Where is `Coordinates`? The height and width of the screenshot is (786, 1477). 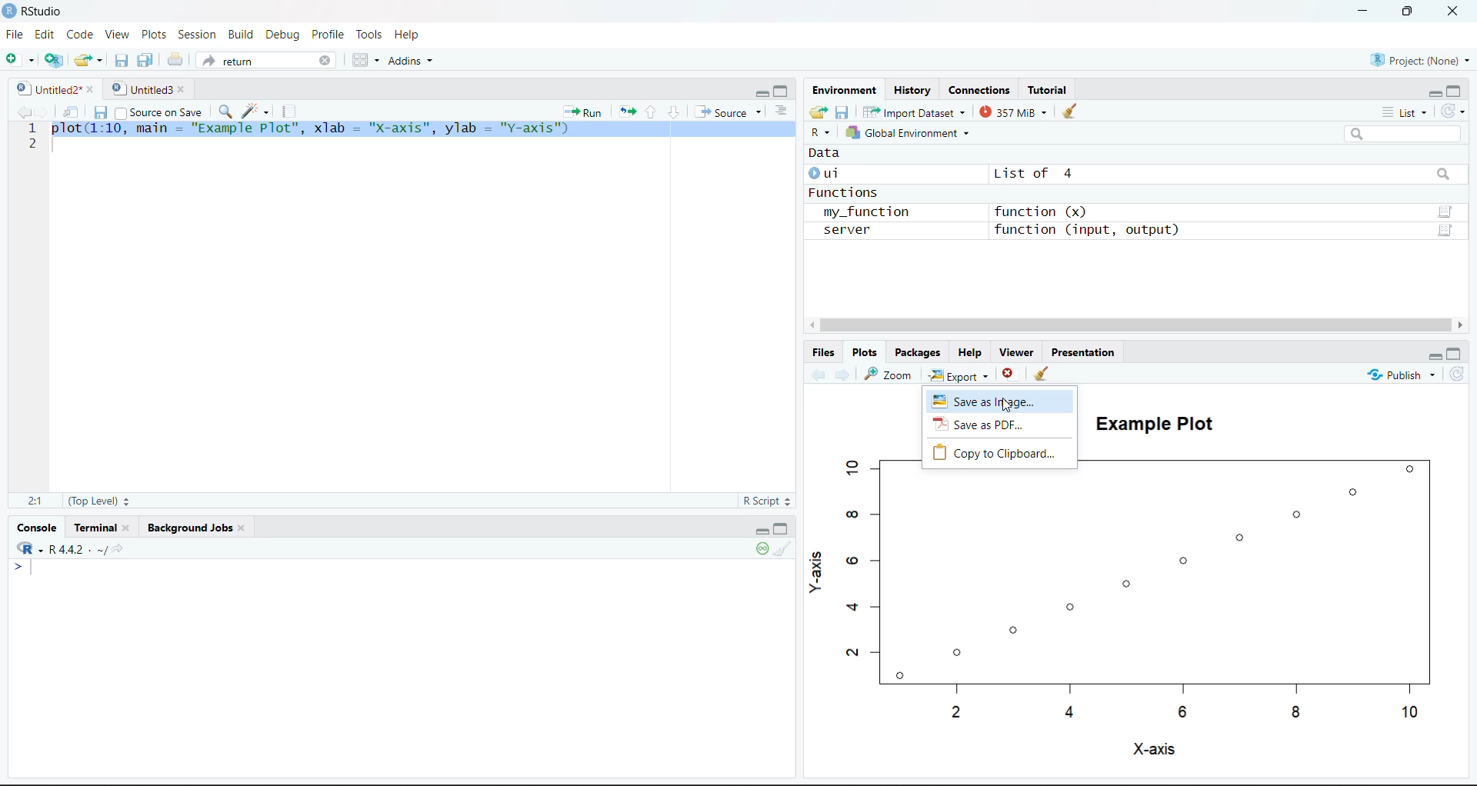
Coordinates is located at coordinates (981, 89).